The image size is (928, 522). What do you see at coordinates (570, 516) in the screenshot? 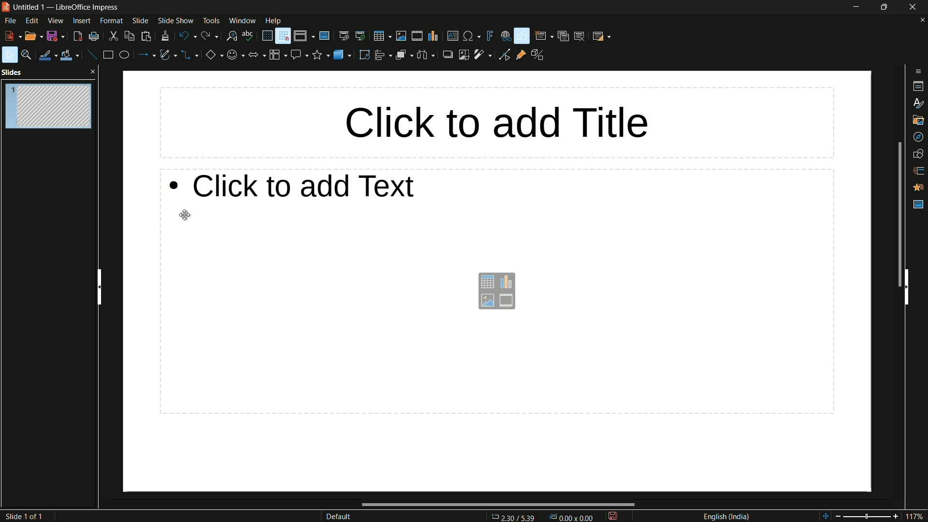
I see `width & height of selected object` at bounding box center [570, 516].